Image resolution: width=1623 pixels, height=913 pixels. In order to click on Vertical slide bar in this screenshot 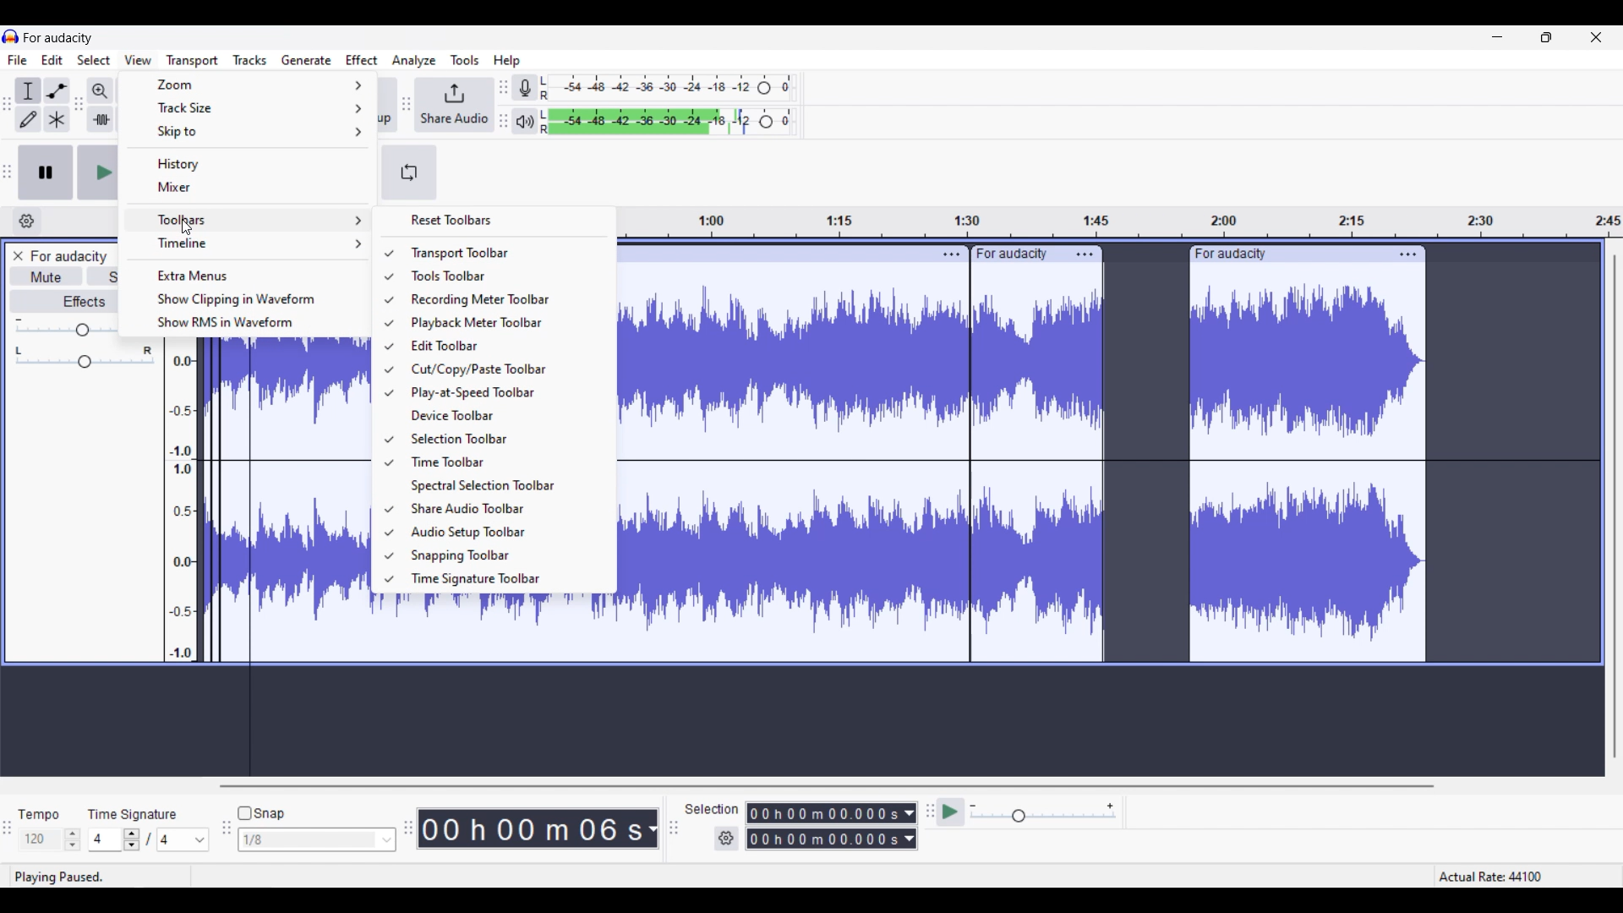, I will do `click(1615, 506)`.